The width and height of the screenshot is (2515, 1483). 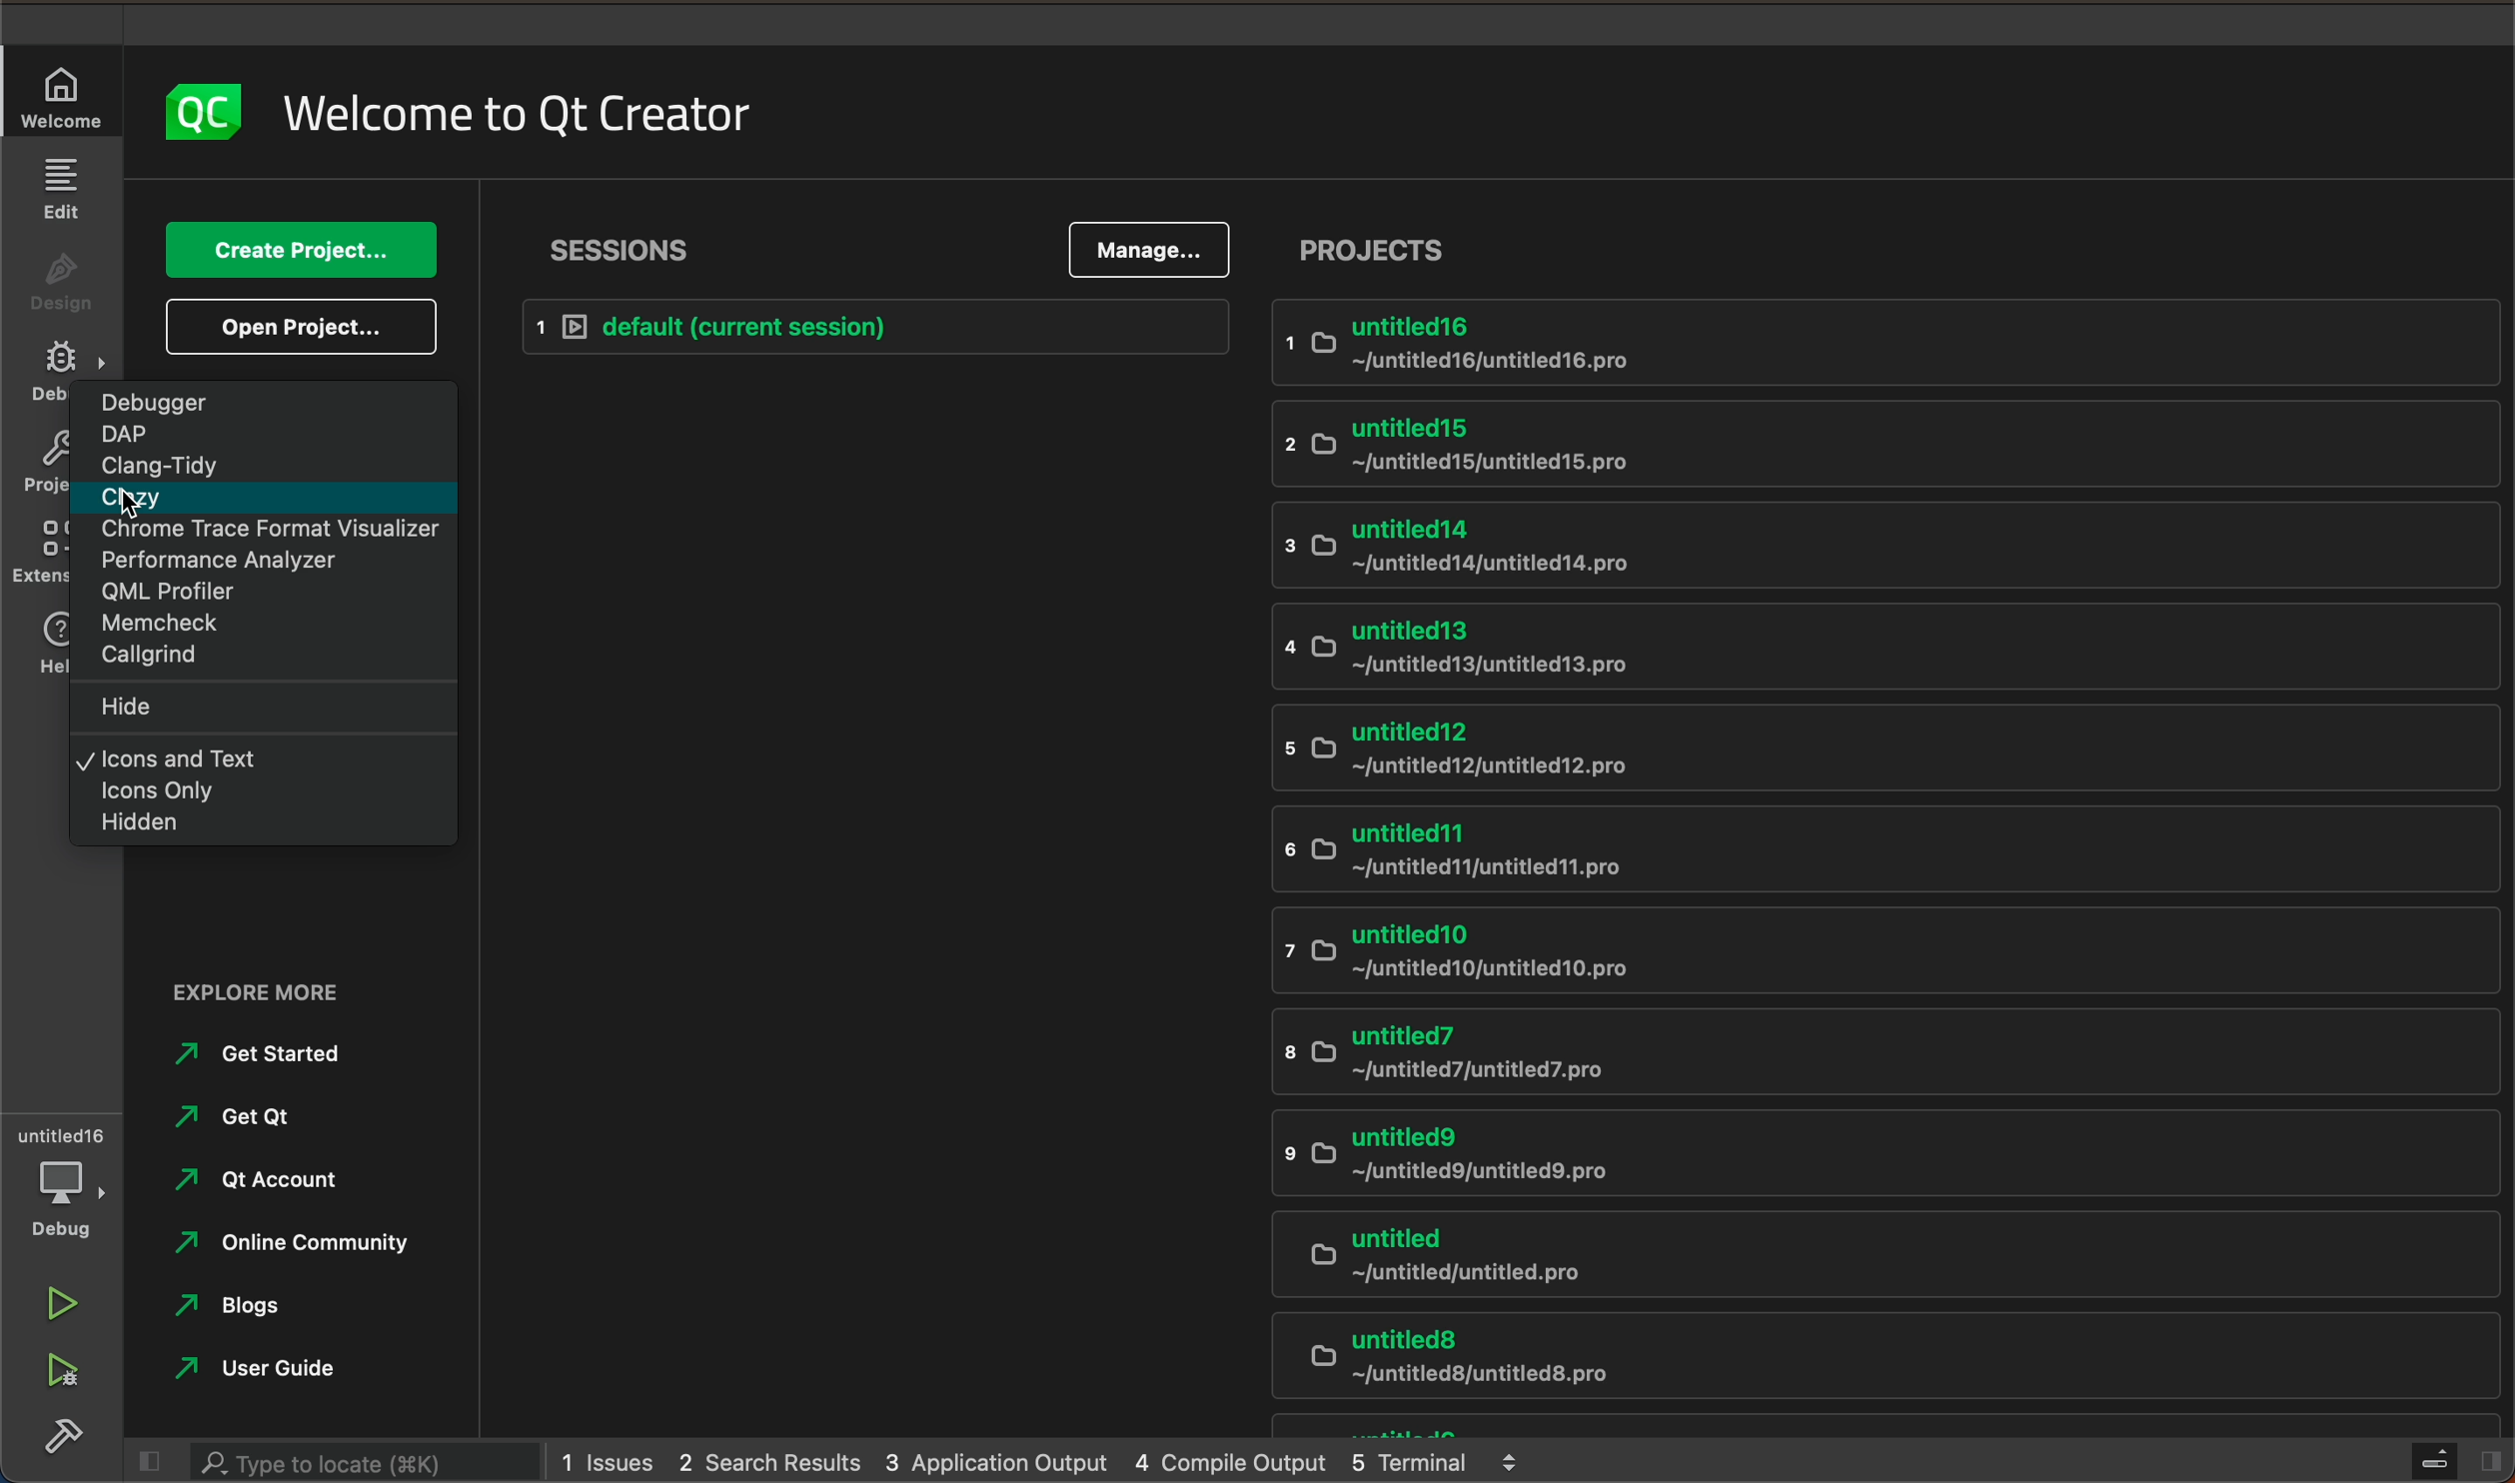 What do you see at coordinates (2458, 1461) in the screenshot?
I see `open sidebar` at bounding box center [2458, 1461].